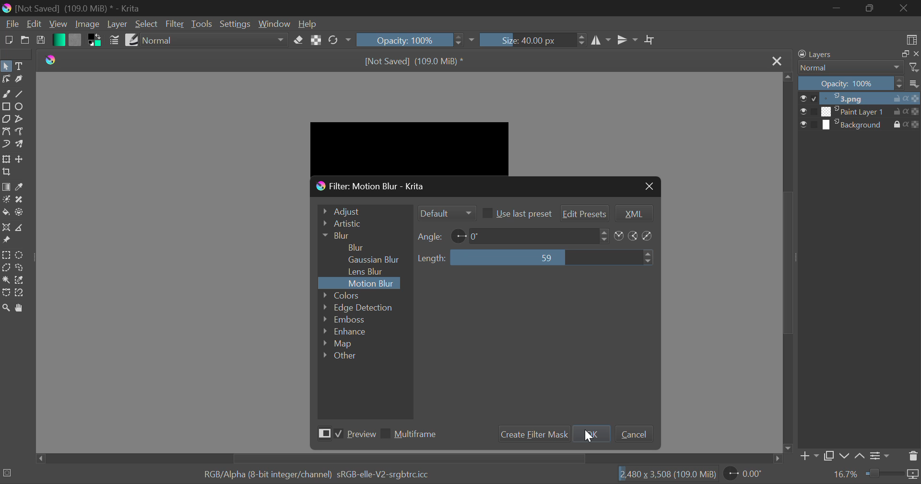 This screenshot has width=921, height=484. What do you see at coordinates (344, 435) in the screenshot?
I see `Preview` at bounding box center [344, 435].